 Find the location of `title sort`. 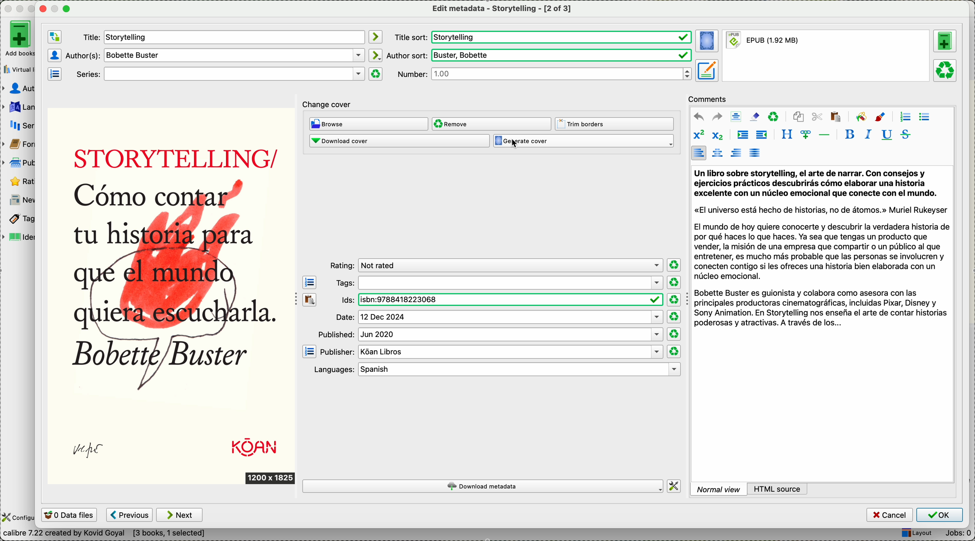

title sort is located at coordinates (544, 37).